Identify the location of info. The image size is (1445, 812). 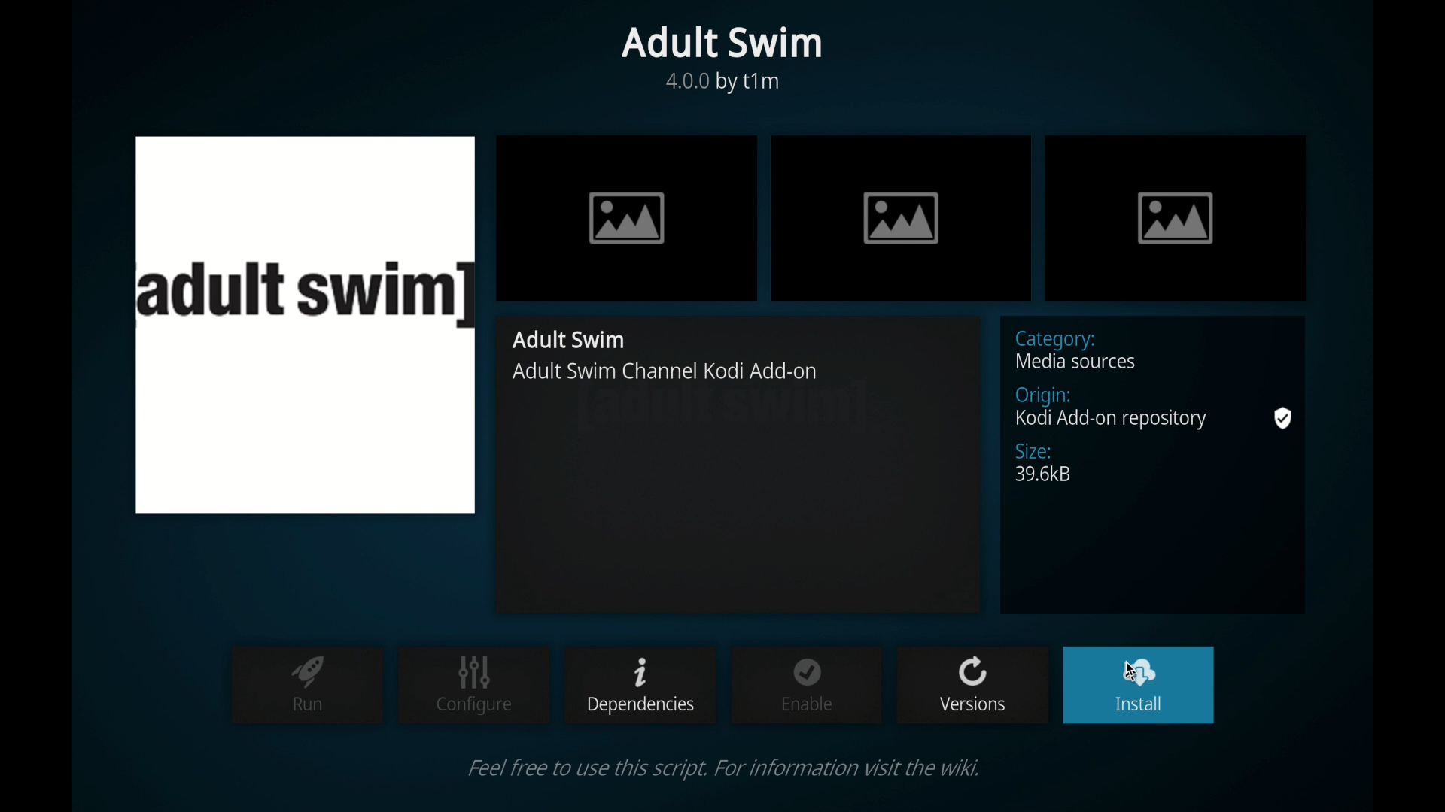
(724, 83).